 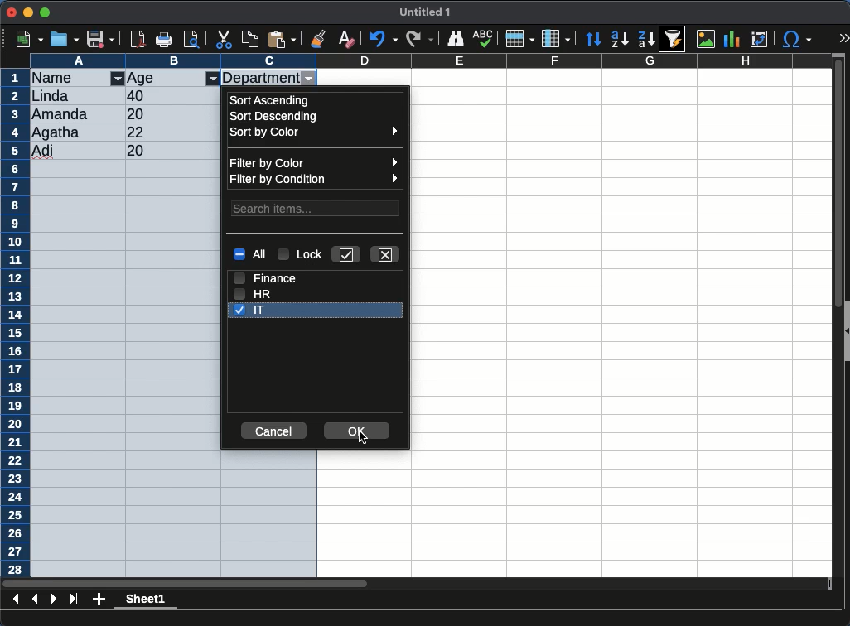 What do you see at coordinates (268, 277) in the screenshot?
I see `finance` at bounding box center [268, 277].